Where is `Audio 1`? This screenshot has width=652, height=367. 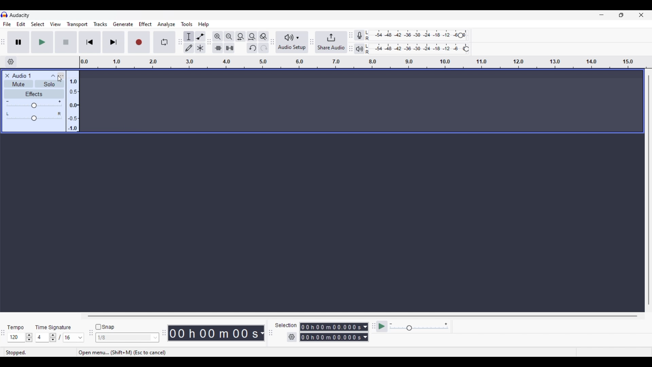 Audio 1 is located at coordinates (25, 76).